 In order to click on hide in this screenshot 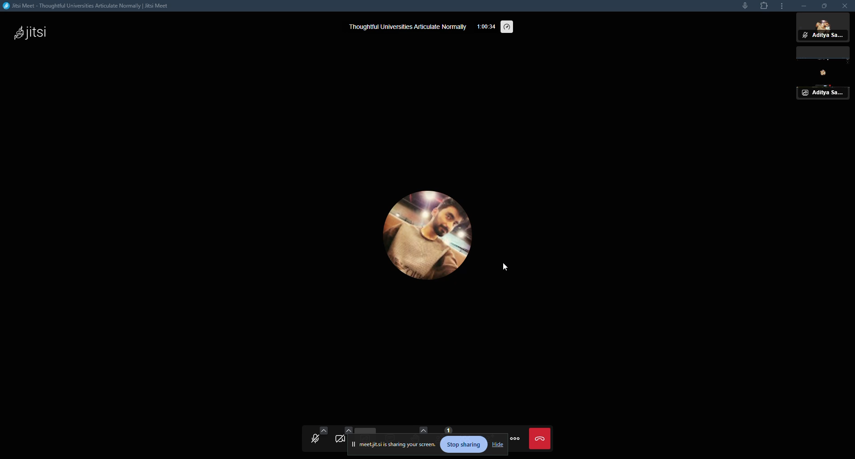, I will do `click(499, 443)`.